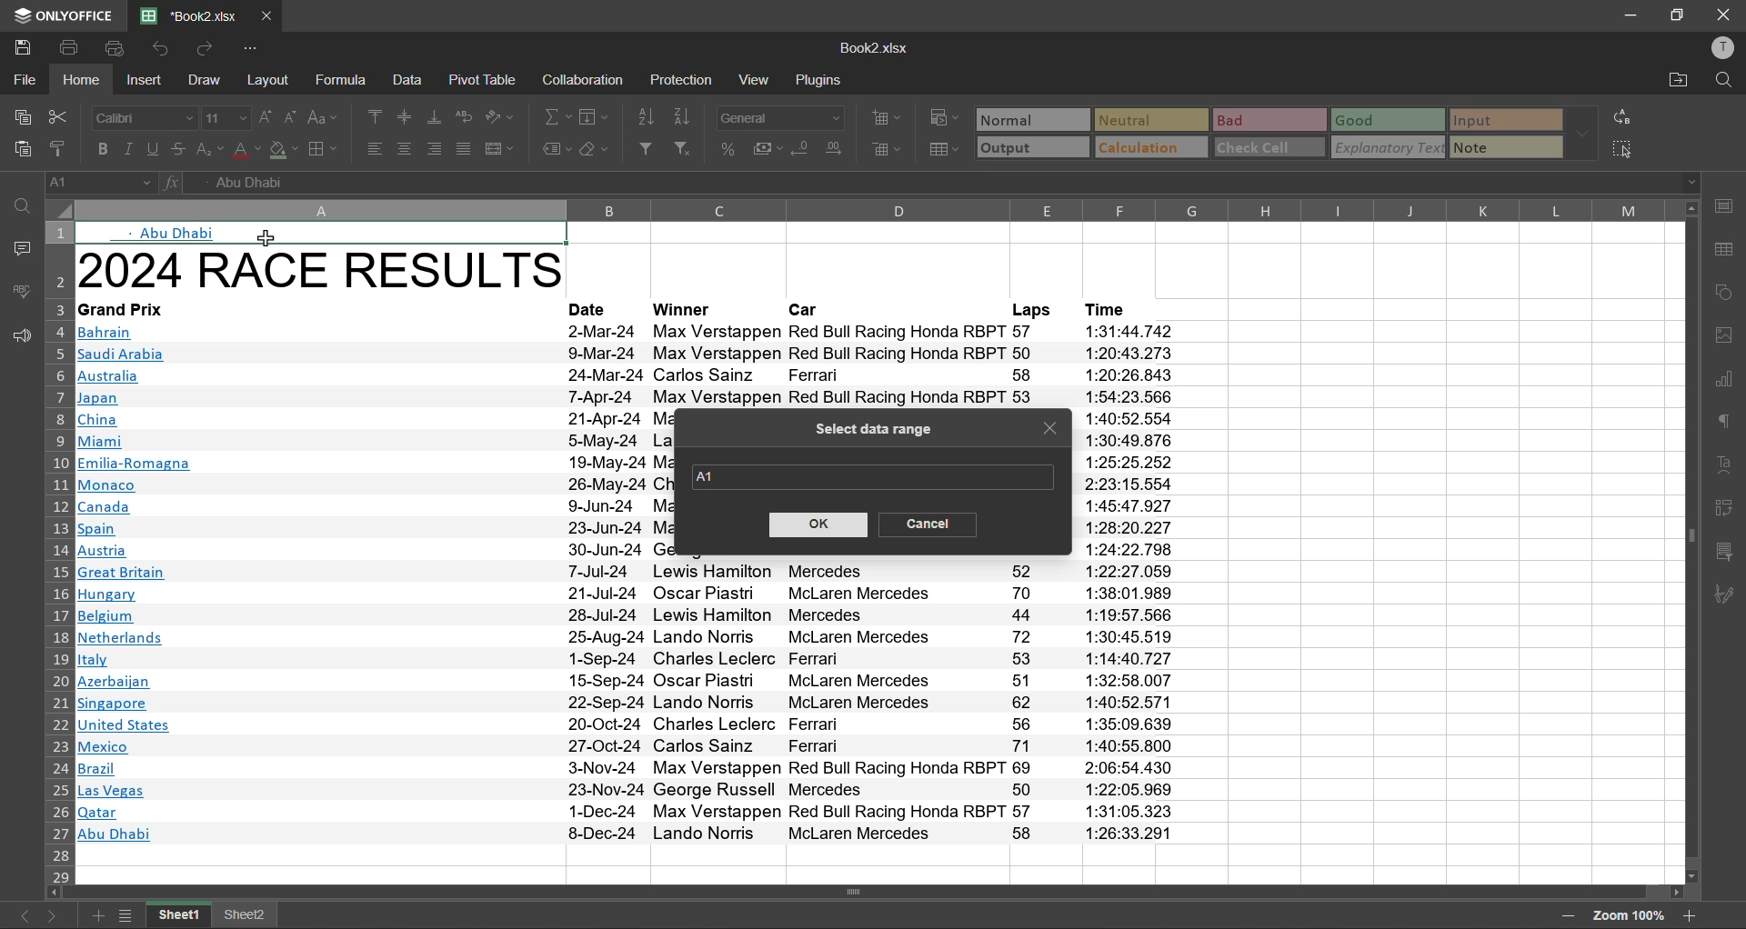 Image resolution: width=1746 pixels, height=929 pixels. Describe the element at coordinates (123, 915) in the screenshot. I see `sheet list` at that location.